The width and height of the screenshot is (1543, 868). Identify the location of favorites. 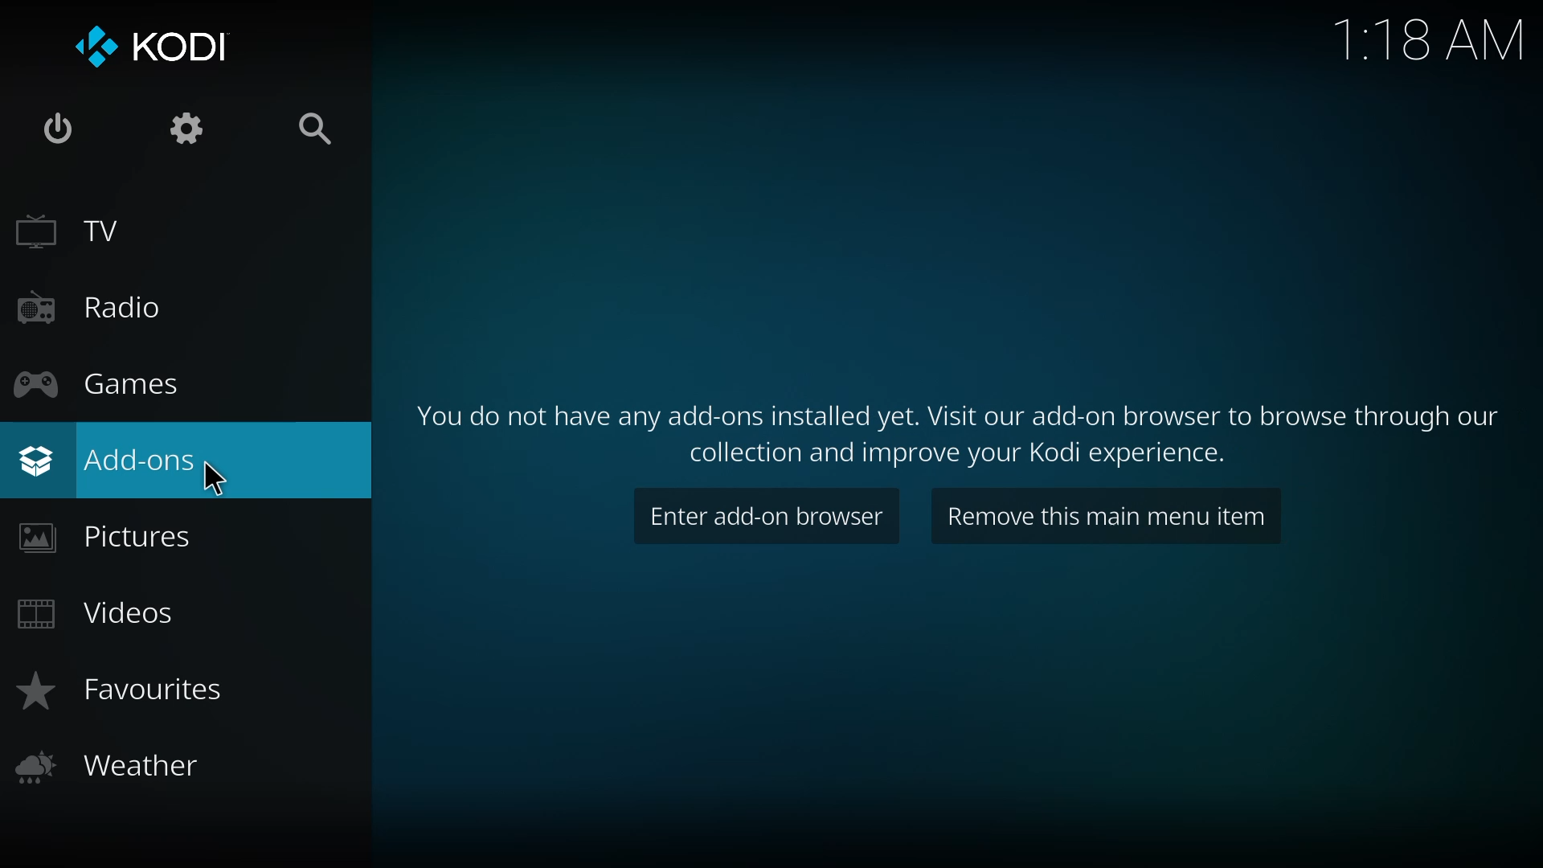
(124, 689).